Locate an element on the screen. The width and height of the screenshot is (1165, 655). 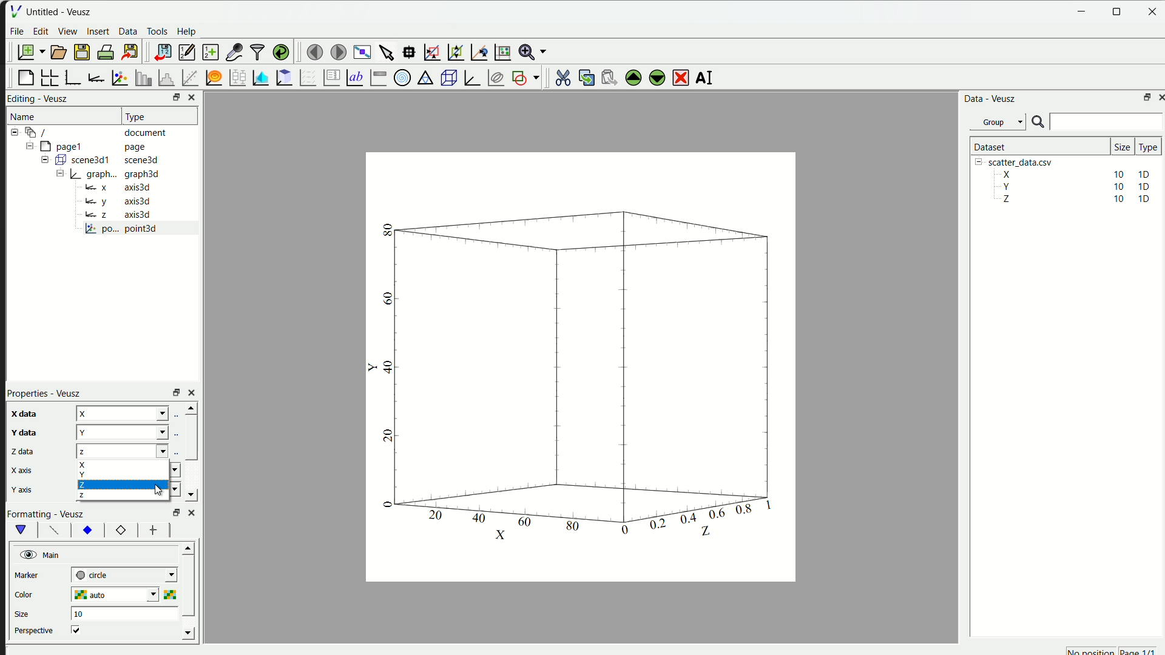
z is located at coordinates (136, 412).